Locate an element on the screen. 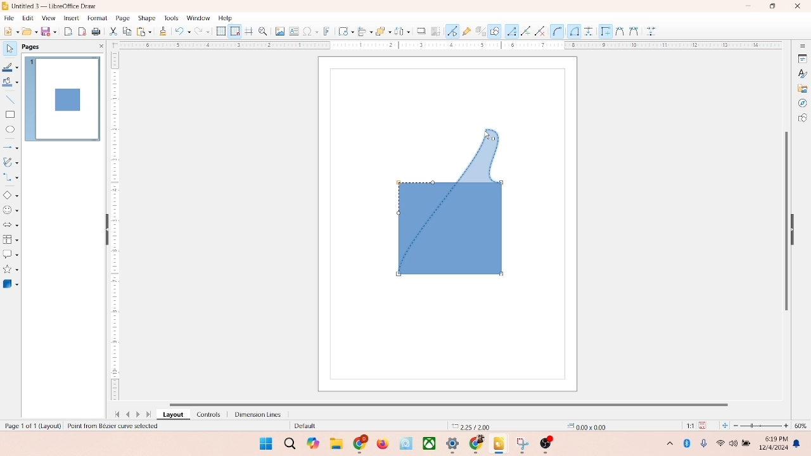 The width and height of the screenshot is (811, 456). zoom factor is located at coordinates (762, 426).